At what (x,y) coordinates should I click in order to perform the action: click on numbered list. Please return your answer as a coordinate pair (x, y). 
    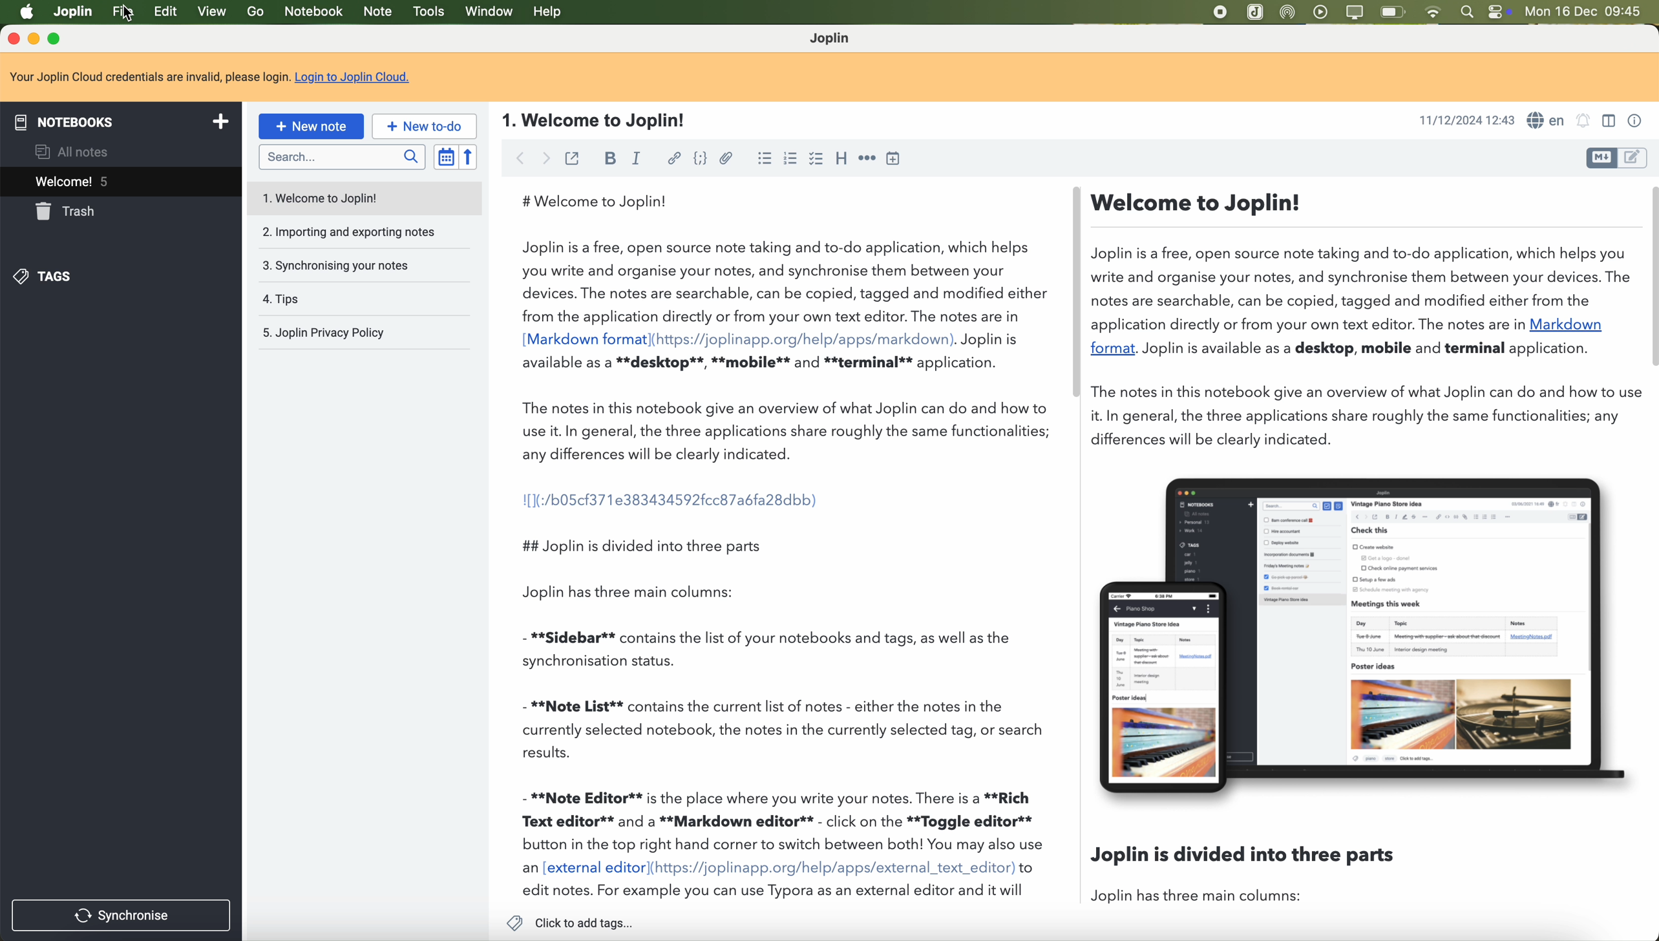
    Looking at the image, I should click on (792, 160).